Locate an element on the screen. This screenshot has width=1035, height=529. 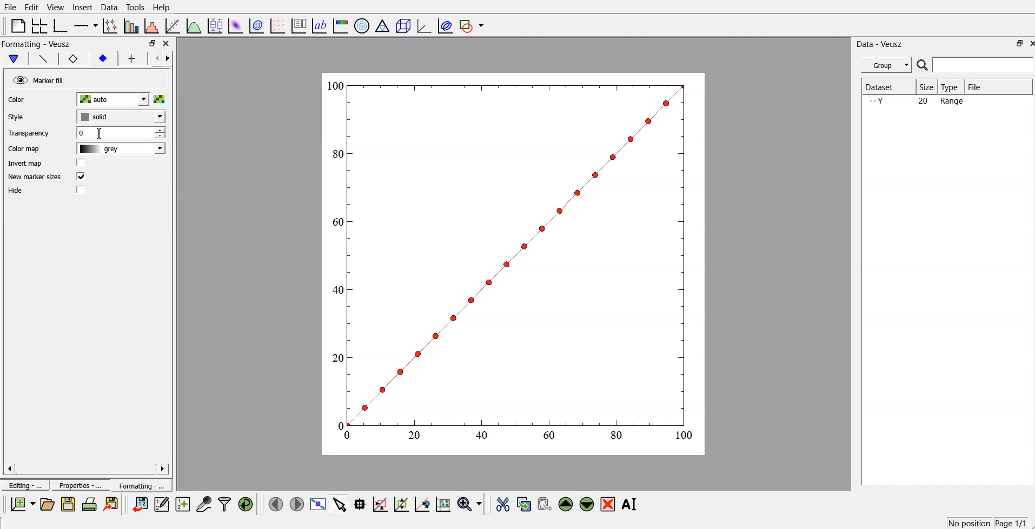
click to reset graph axes is located at coordinates (444, 503).